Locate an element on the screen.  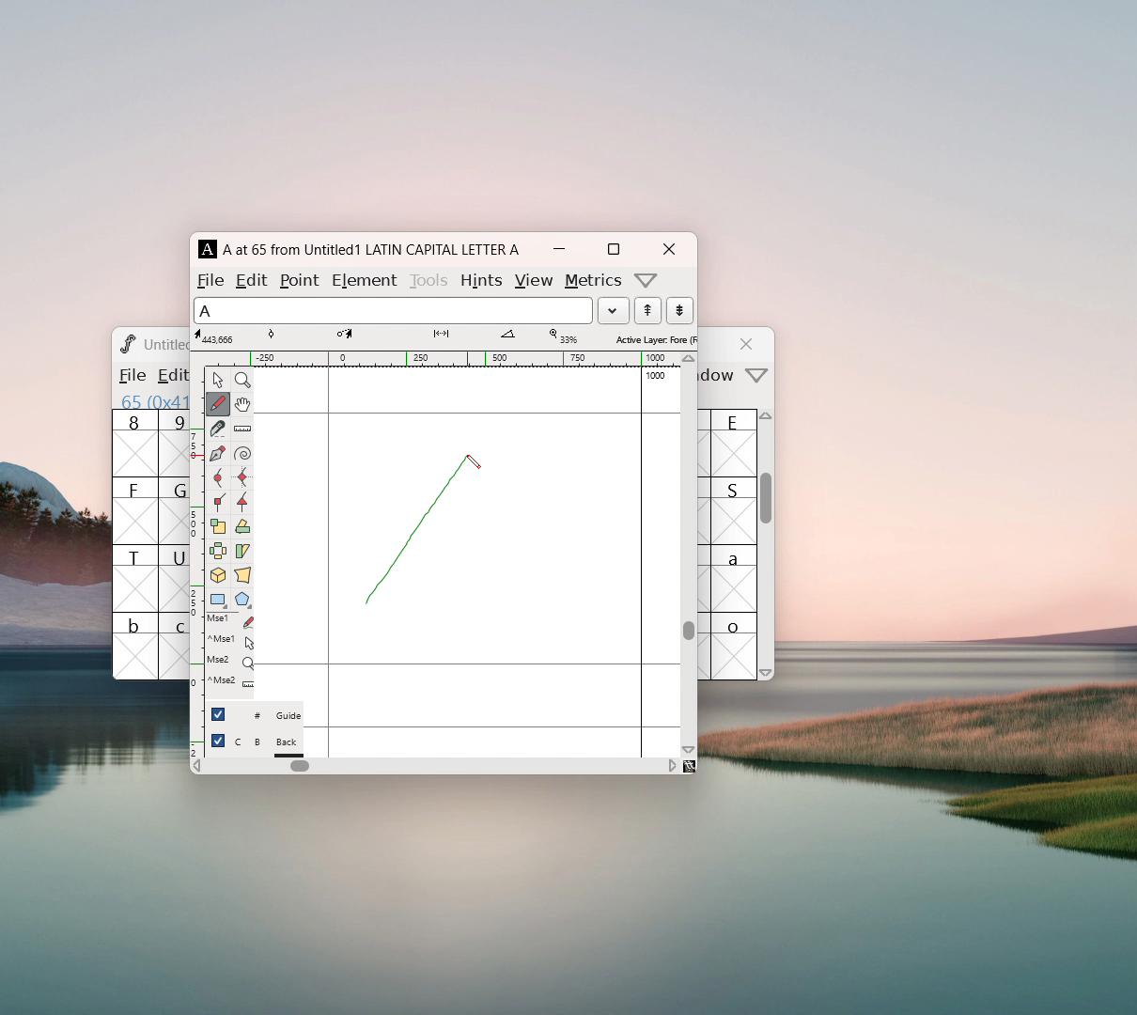
scroll right is located at coordinates (672, 765).